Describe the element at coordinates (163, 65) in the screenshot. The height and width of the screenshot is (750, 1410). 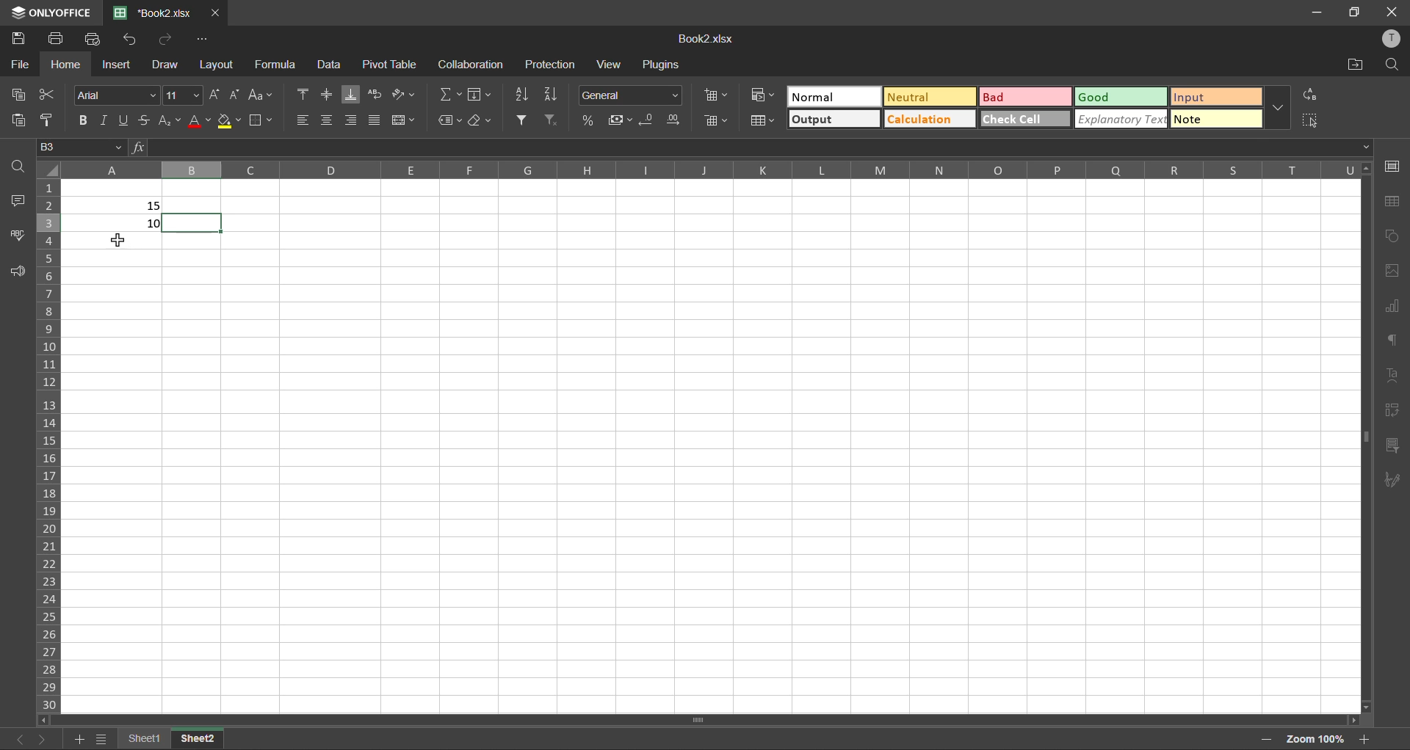
I see `draw` at that location.